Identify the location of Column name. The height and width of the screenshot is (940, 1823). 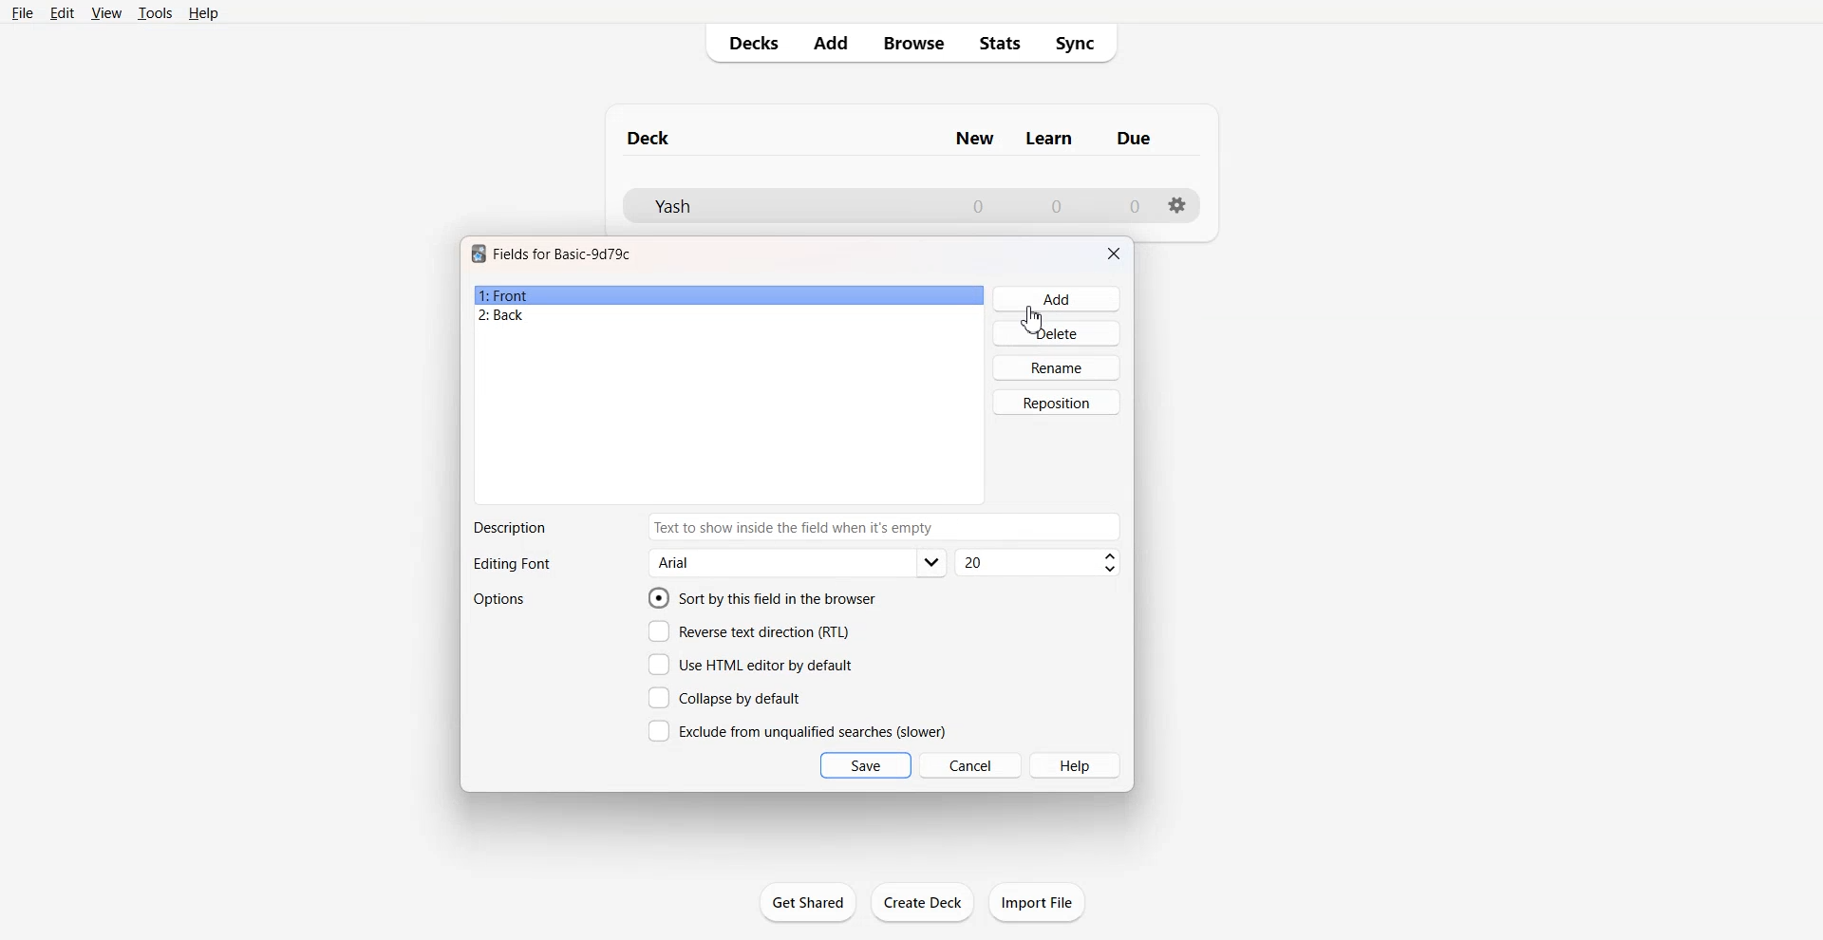
(974, 139).